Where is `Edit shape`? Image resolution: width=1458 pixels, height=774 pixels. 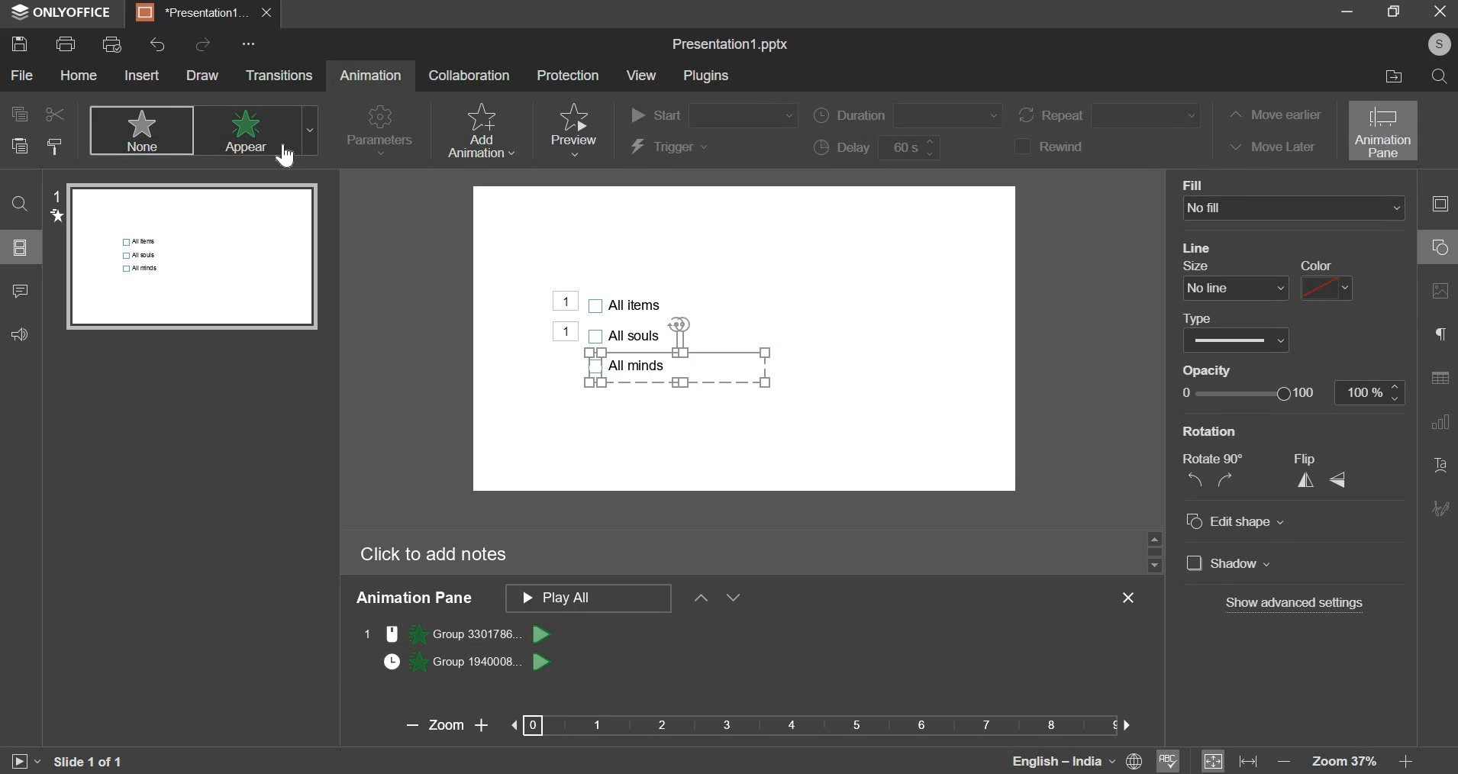 Edit shape is located at coordinates (1244, 521).